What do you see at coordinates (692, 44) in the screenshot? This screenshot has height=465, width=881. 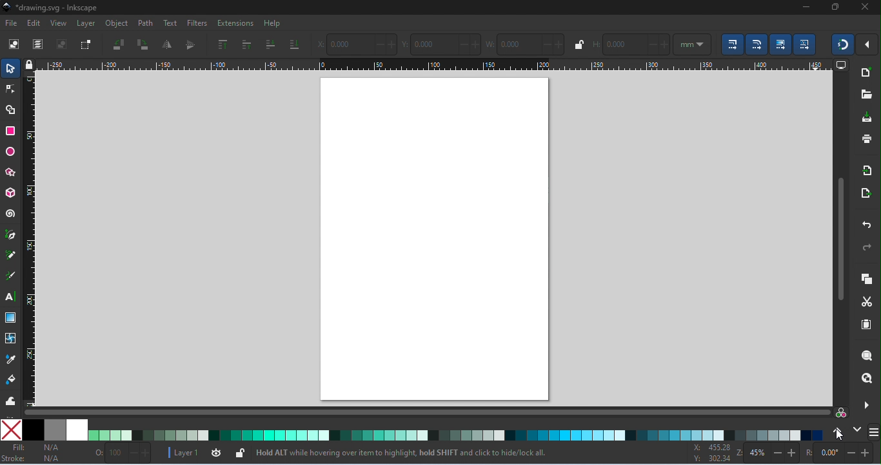 I see `select object parameters` at bounding box center [692, 44].